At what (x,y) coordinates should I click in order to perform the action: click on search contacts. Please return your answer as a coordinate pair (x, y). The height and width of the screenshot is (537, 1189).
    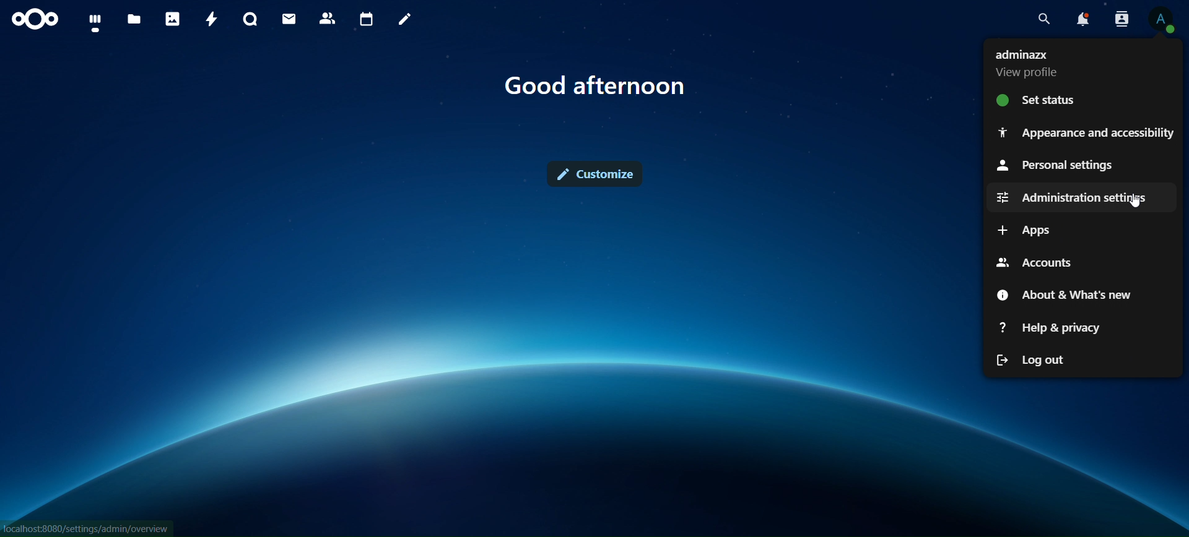
    Looking at the image, I should click on (1120, 20).